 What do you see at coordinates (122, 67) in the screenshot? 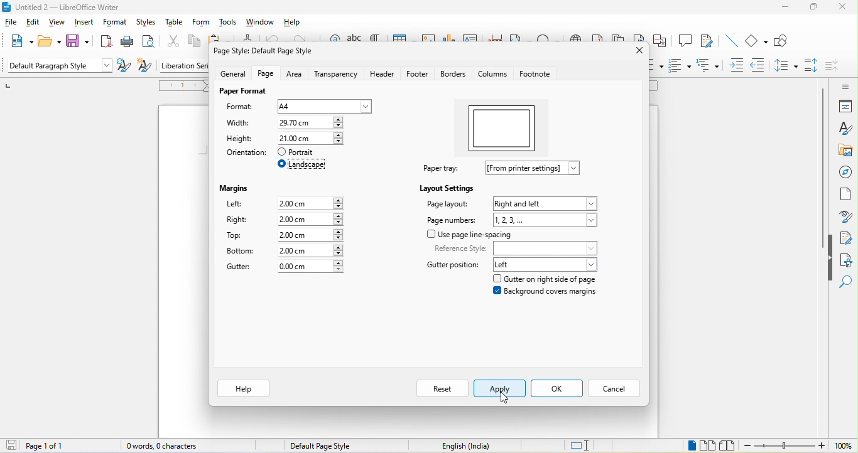
I see `update selected style` at bounding box center [122, 67].